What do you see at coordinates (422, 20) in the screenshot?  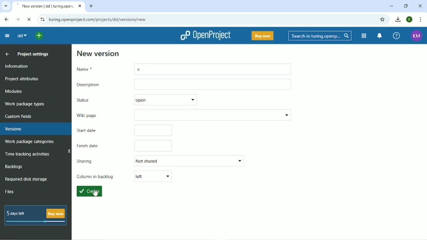 I see `Customize and control google chrome` at bounding box center [422, 20].